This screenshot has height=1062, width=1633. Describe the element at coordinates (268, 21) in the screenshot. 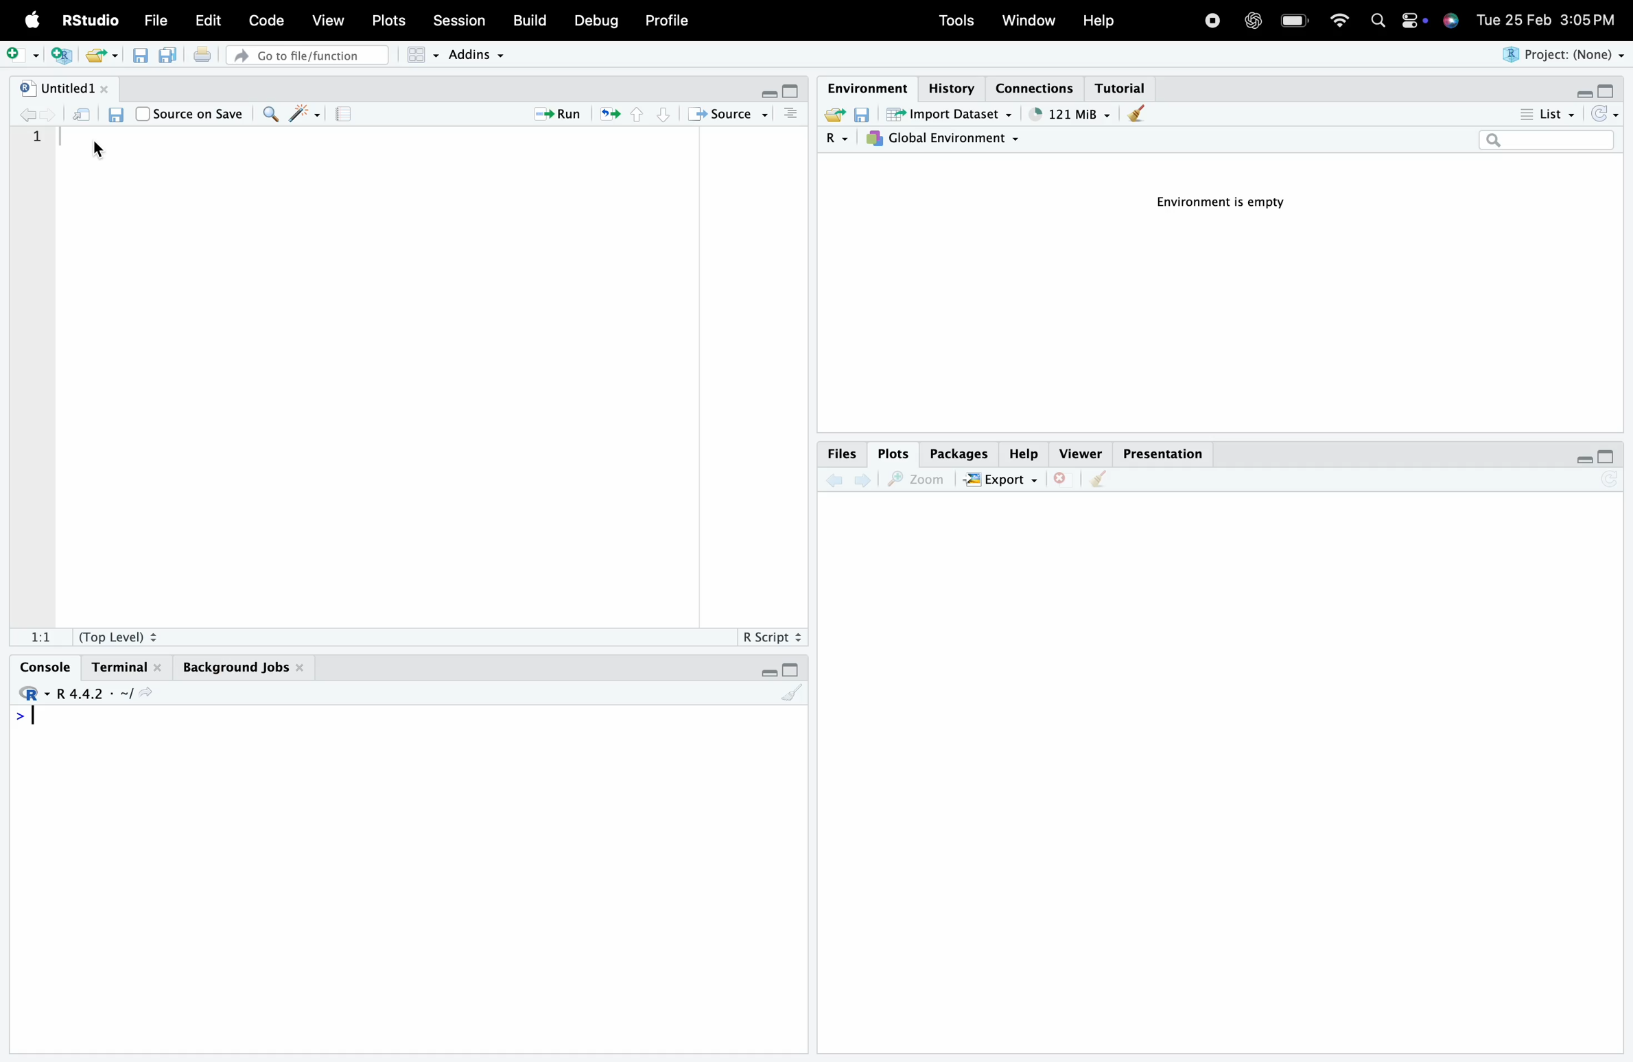

I see `Code` at that location.